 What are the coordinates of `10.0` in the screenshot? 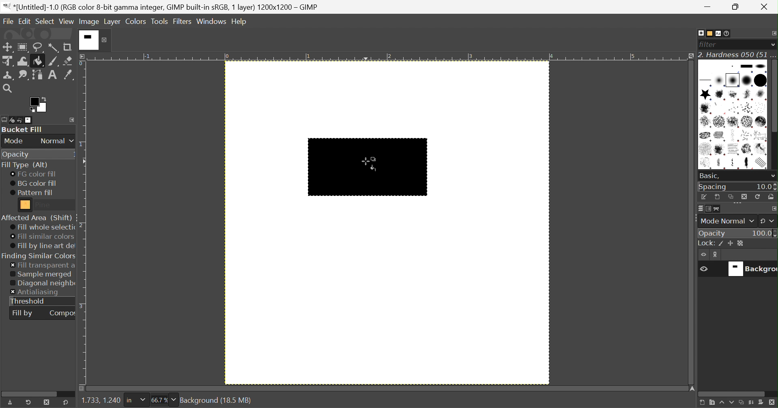 It's located at (766, 187).